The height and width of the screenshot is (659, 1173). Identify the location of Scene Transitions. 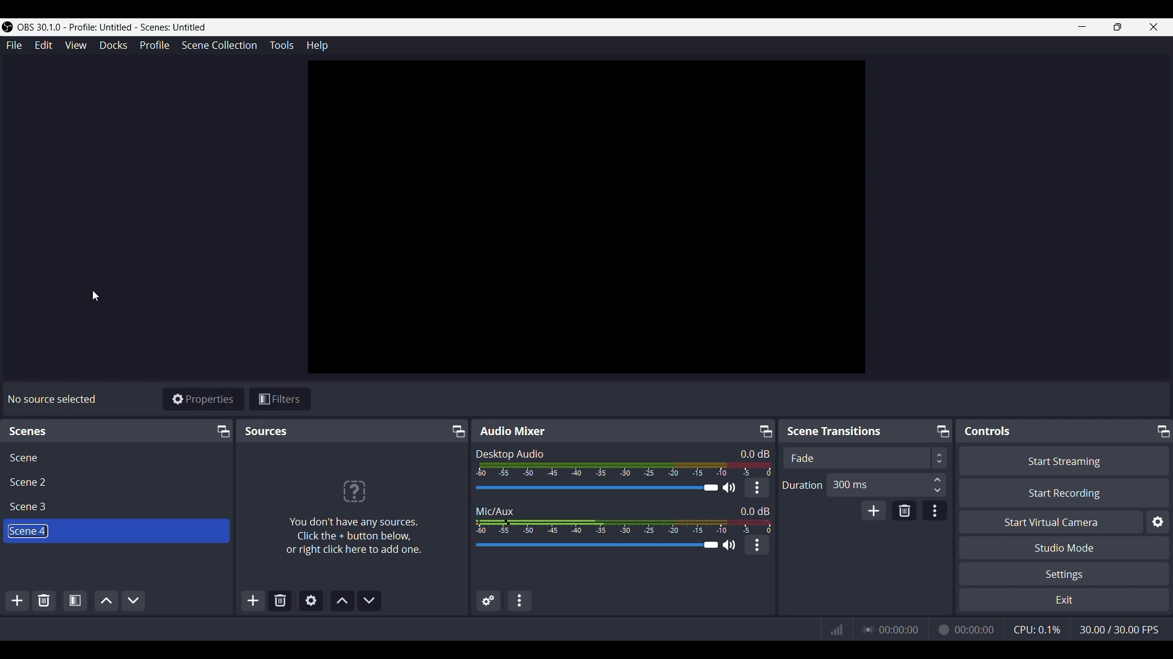
(837, 431).